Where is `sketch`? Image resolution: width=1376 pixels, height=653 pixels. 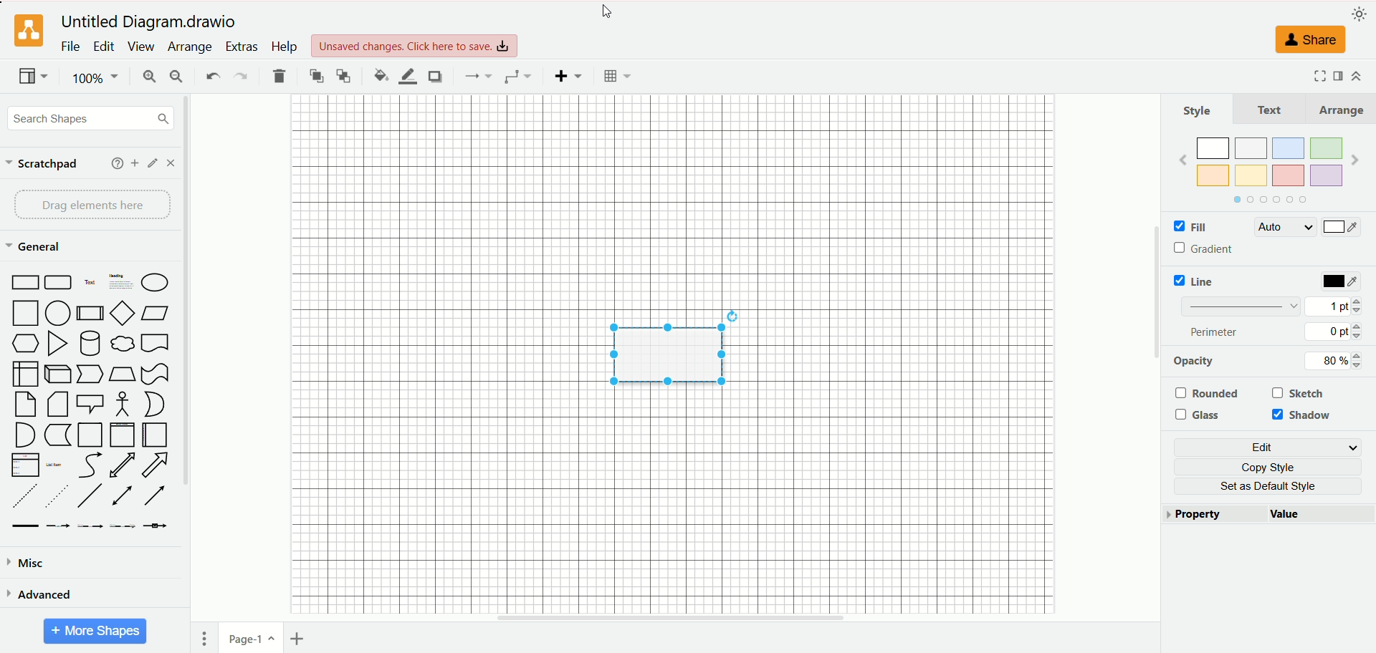 sketch is located at coordinates (1300, 392).